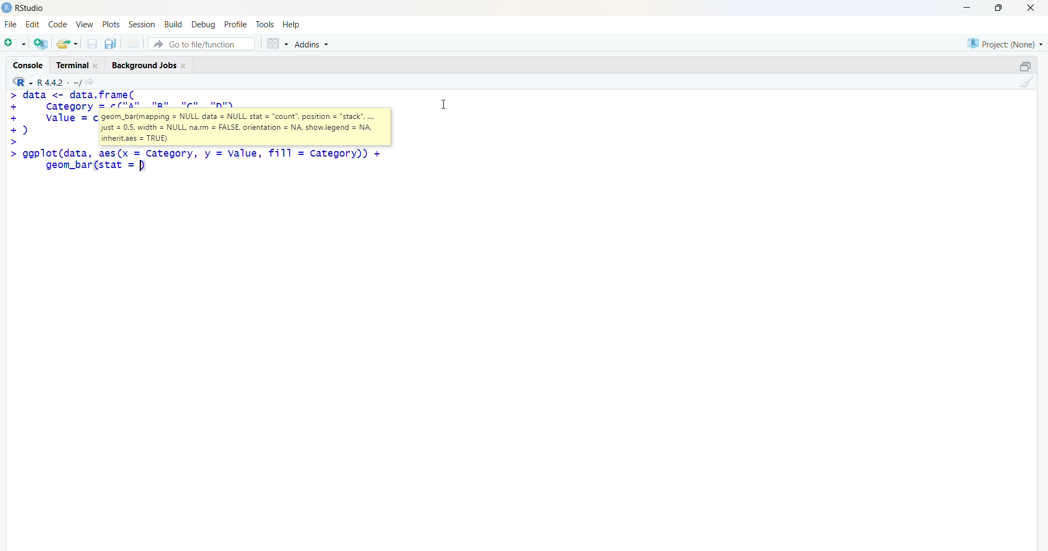 The image size is (1048, 551). What do you see at coordinates (75, 64) in the screenshot?
I see `Terminal` at bounding box center [75, 64].